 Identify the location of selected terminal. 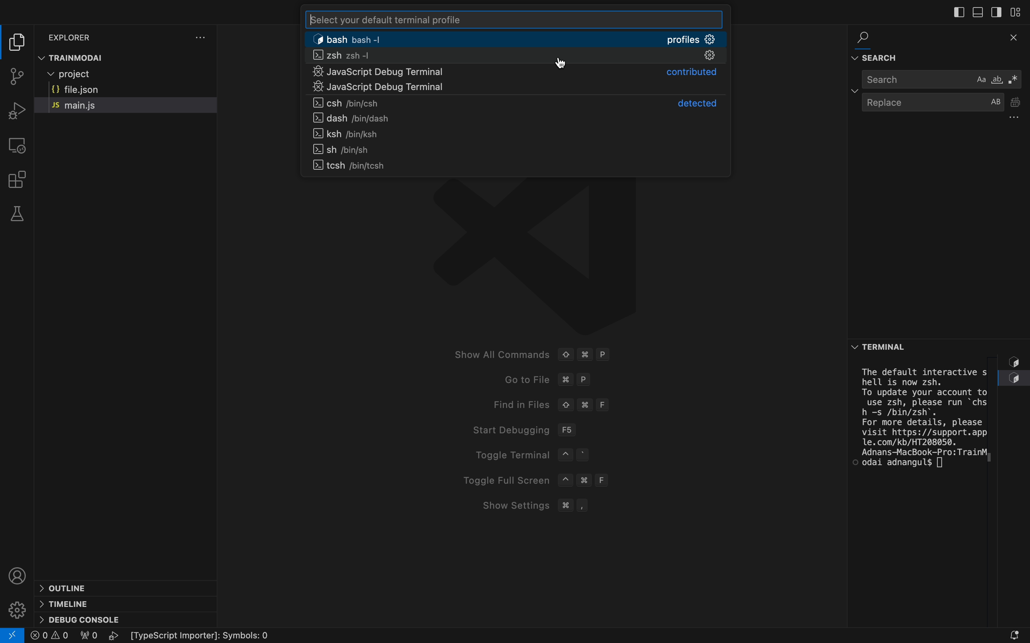
(515, 38).